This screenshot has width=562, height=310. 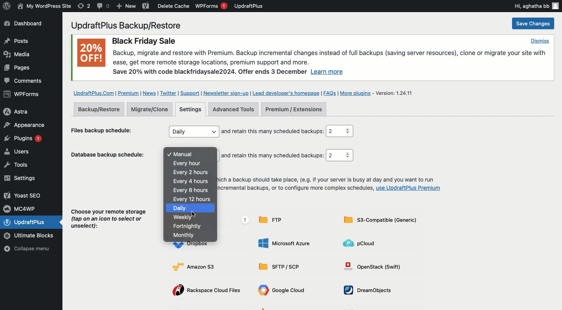 I want to click on Every hour, so click(x=187, y=162).